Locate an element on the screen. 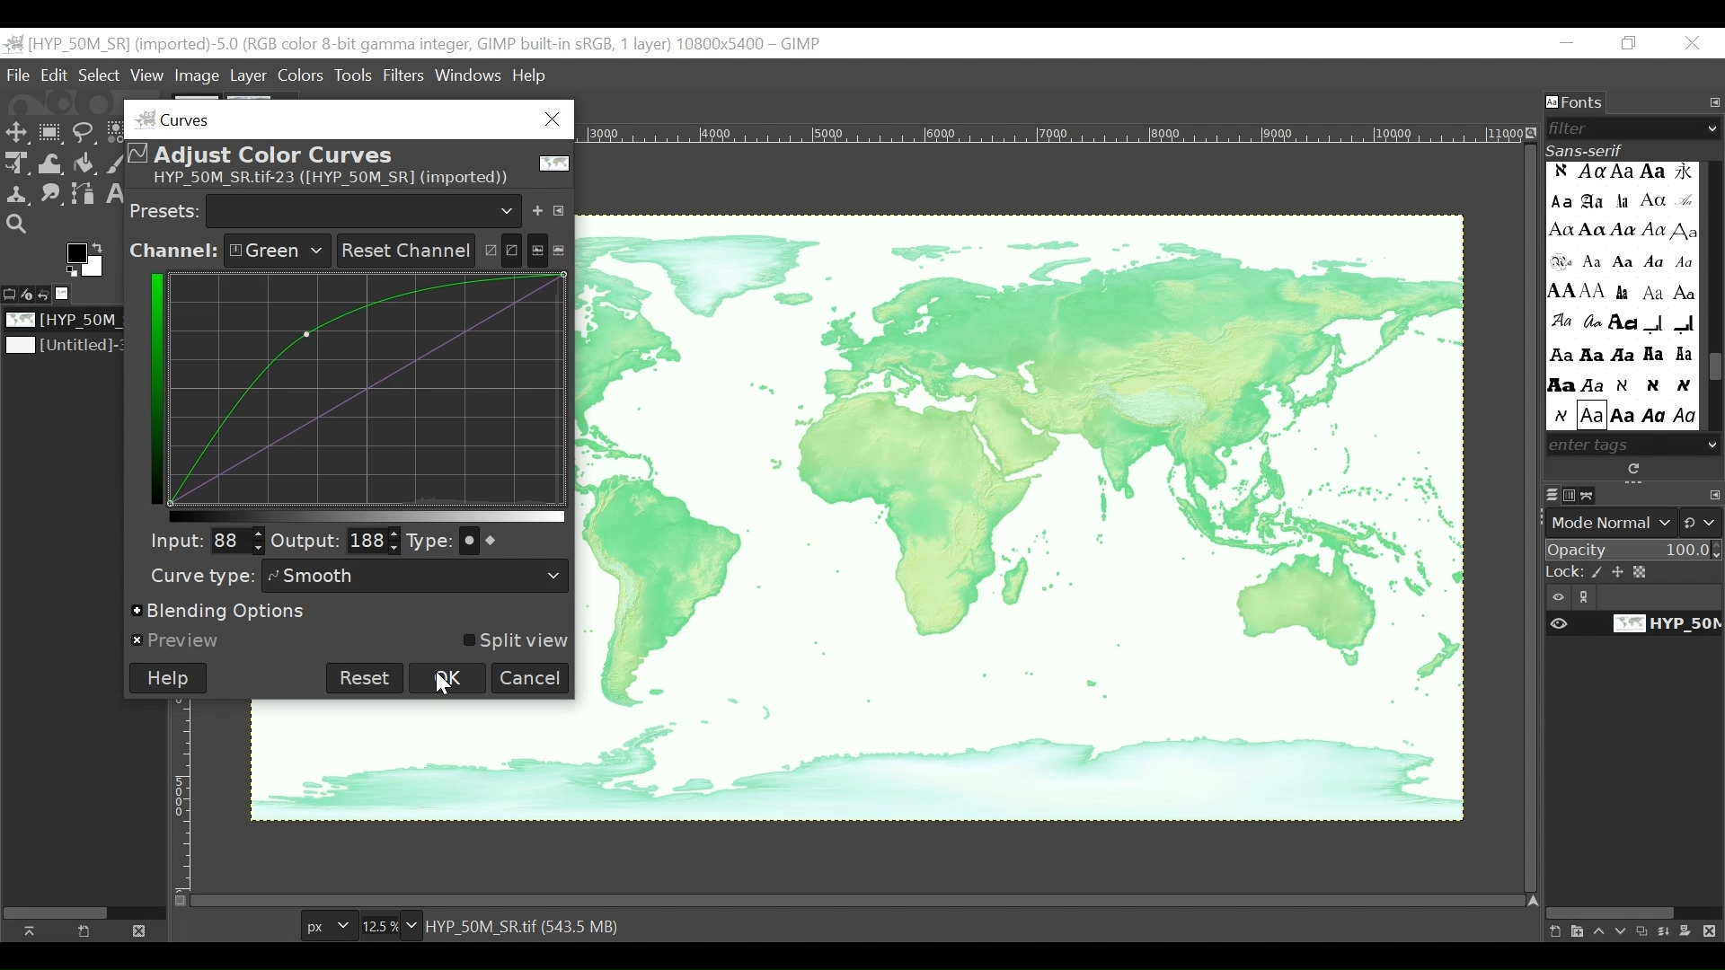 This screenshot has height=970, width=1725. Channel Selection is located at coordinates (228, 251).